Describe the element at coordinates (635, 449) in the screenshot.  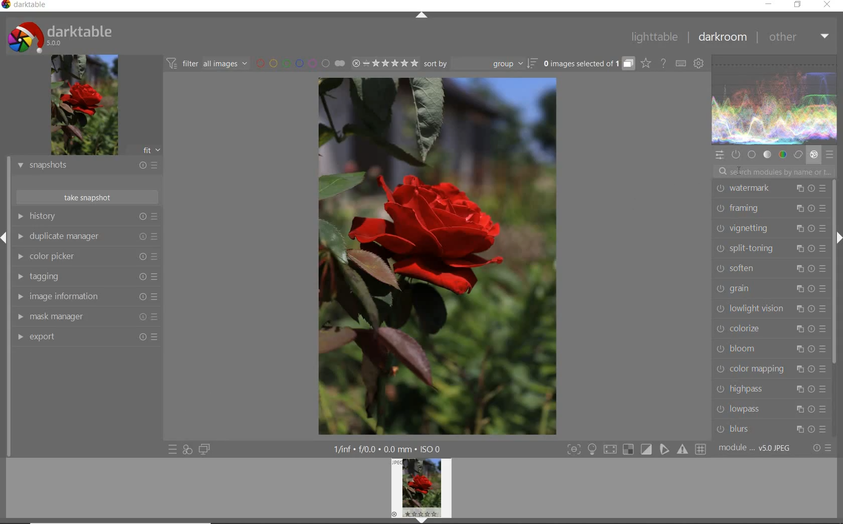
I see `Toggle modes` at that location.